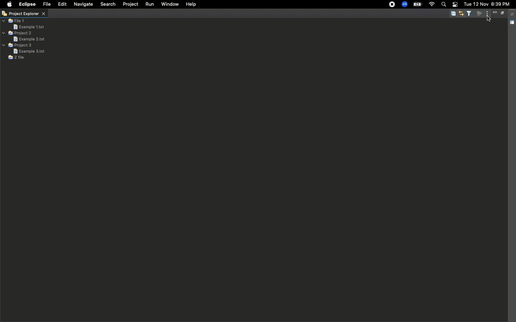 Image resolution: width=516 pixels, height=322 pixels. What do you see at coordinates (29, 51) in the screenshot?
I see `Example 3.txt` at bounding box center [29, 51].